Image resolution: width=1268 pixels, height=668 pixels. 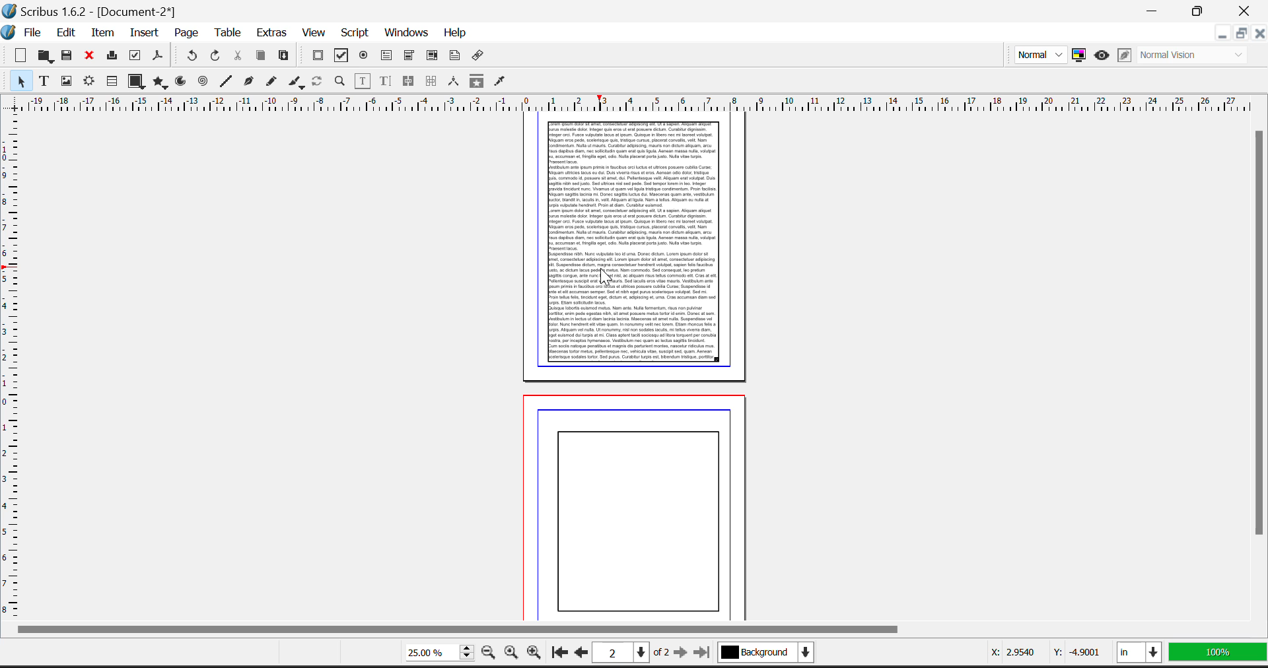 I want to click on Delink Text Frames, so click(x=433, y=81).